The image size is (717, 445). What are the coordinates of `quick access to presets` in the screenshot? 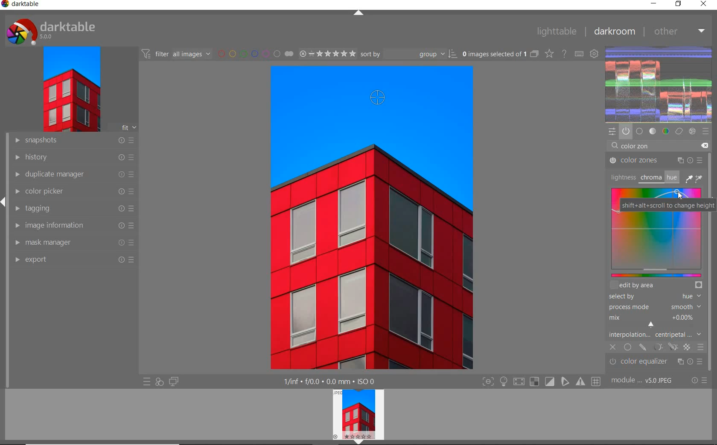 It's located at (147, 382).